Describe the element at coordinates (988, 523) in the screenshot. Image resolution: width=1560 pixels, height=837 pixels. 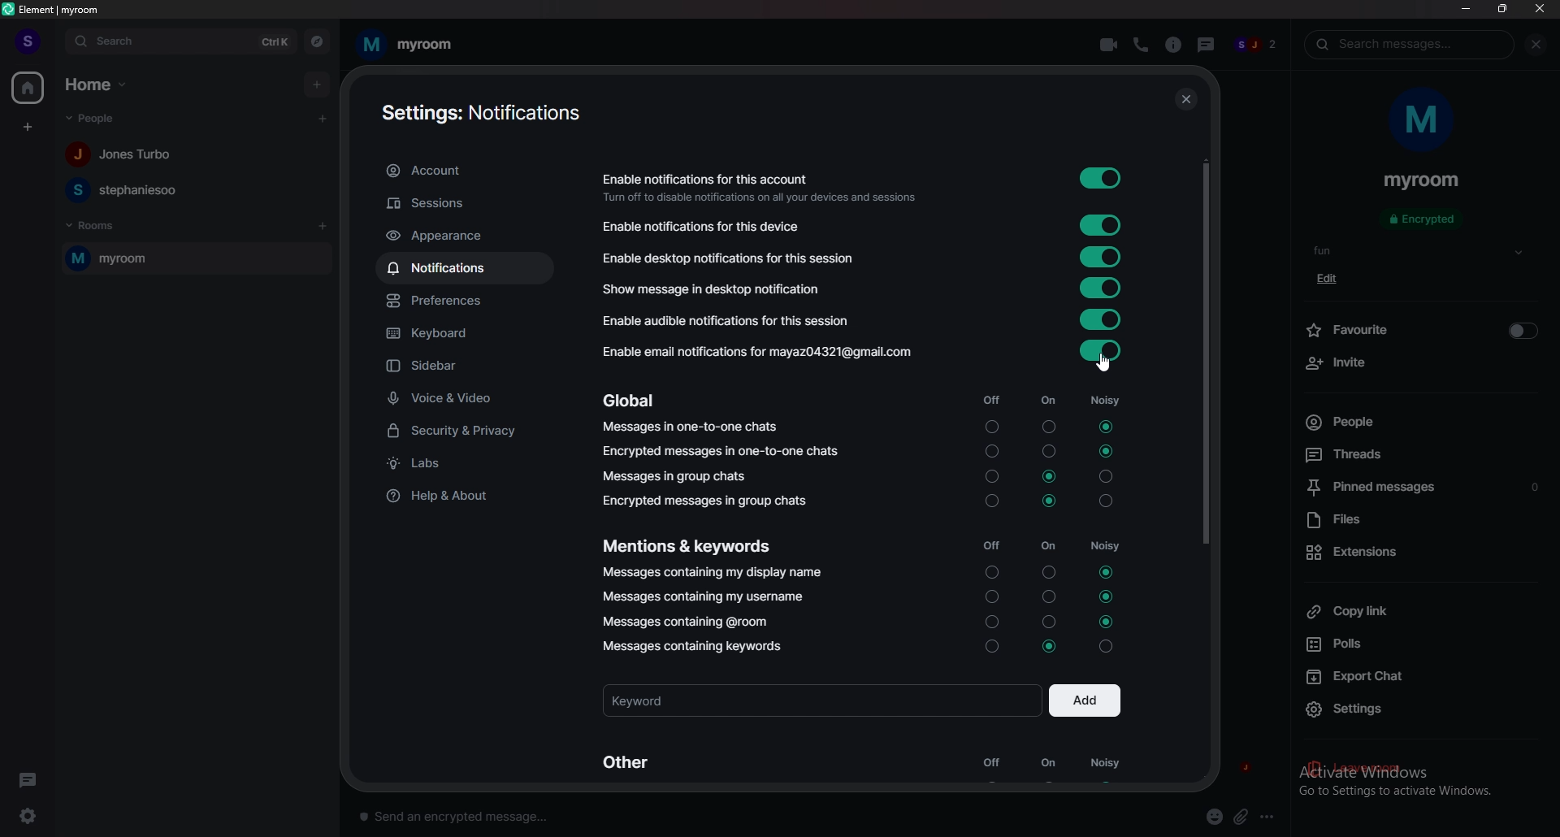
I see `off` at that location.